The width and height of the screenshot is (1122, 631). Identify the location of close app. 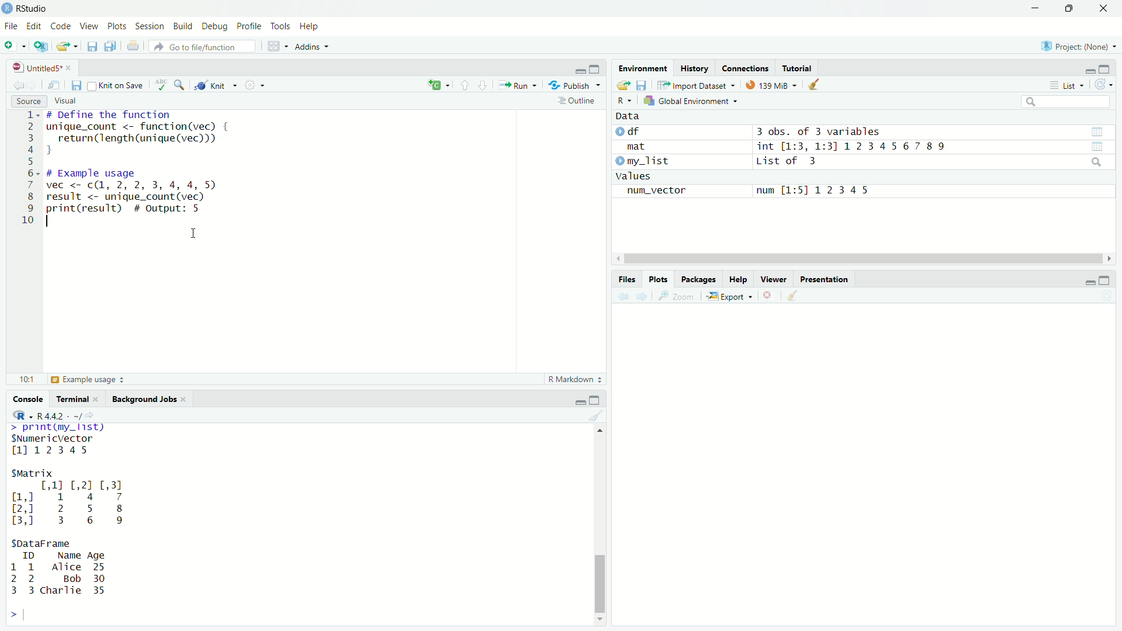
(1104, 9).